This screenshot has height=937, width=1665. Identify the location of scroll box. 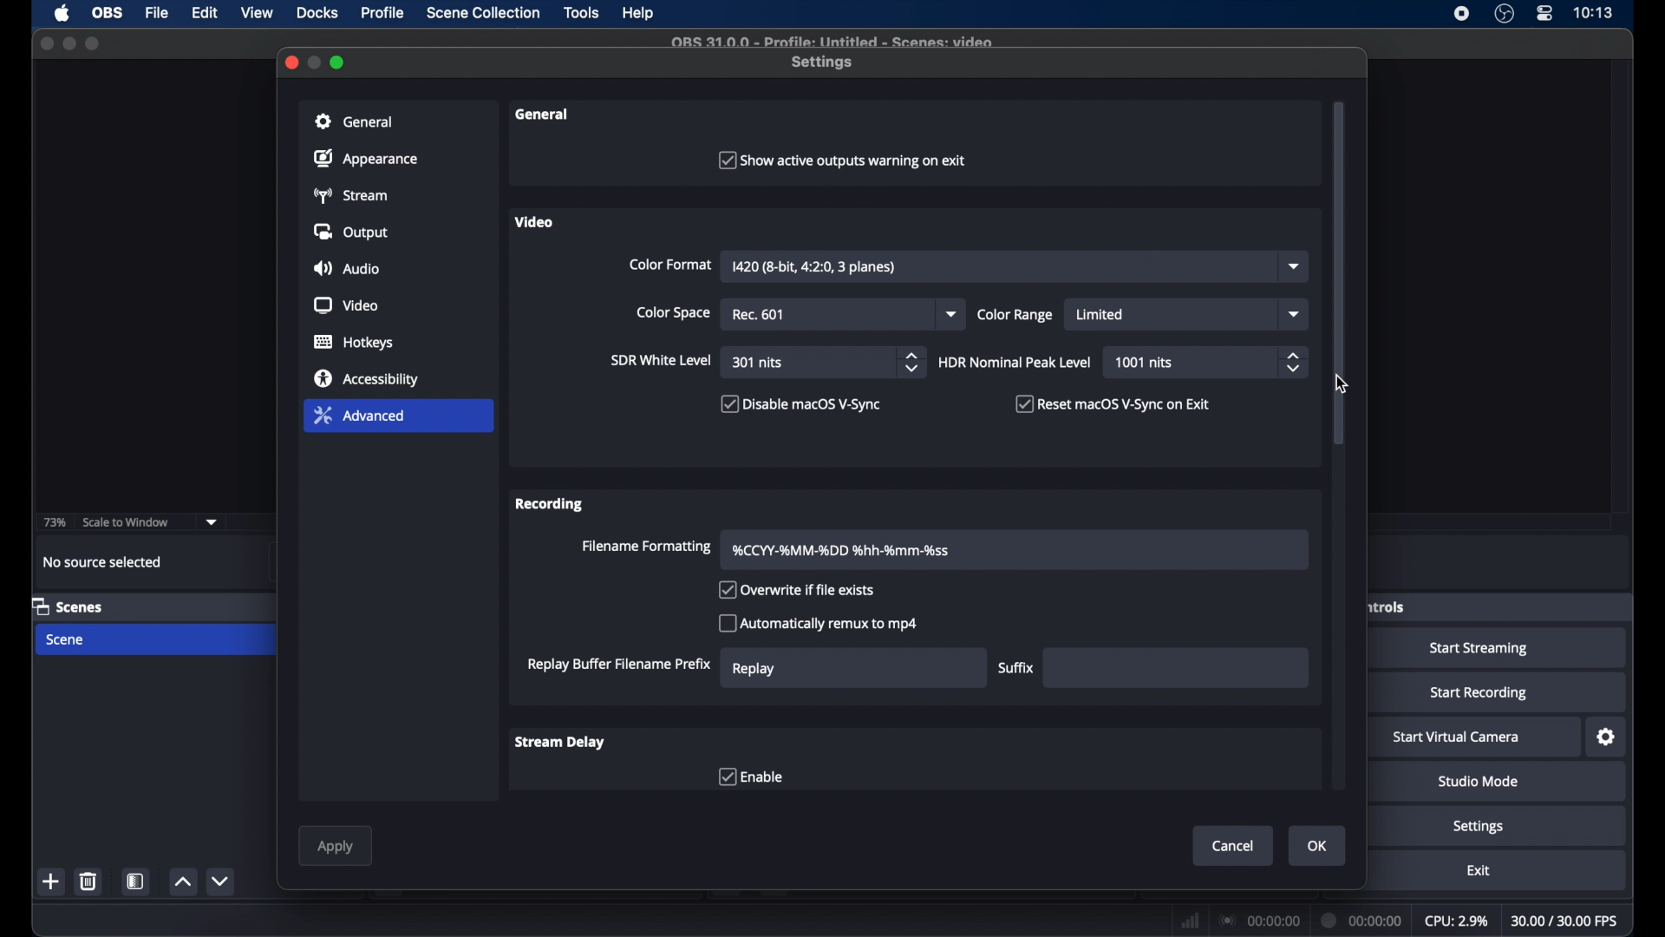
(1338, 272).